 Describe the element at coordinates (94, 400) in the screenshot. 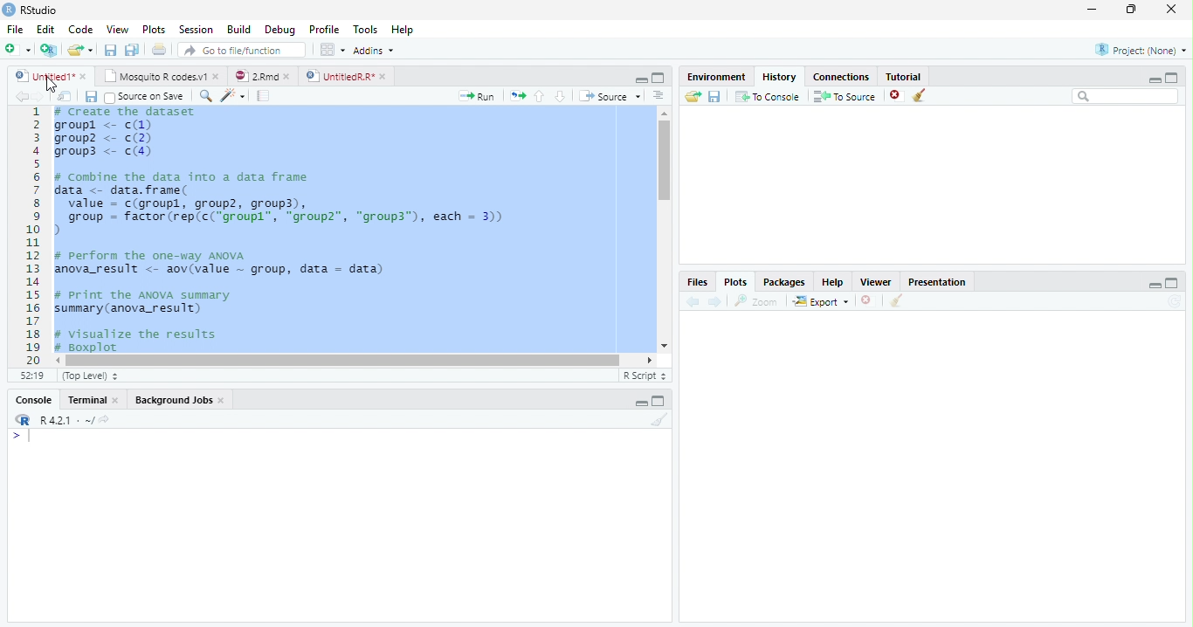

I see `Terminal` at that location.